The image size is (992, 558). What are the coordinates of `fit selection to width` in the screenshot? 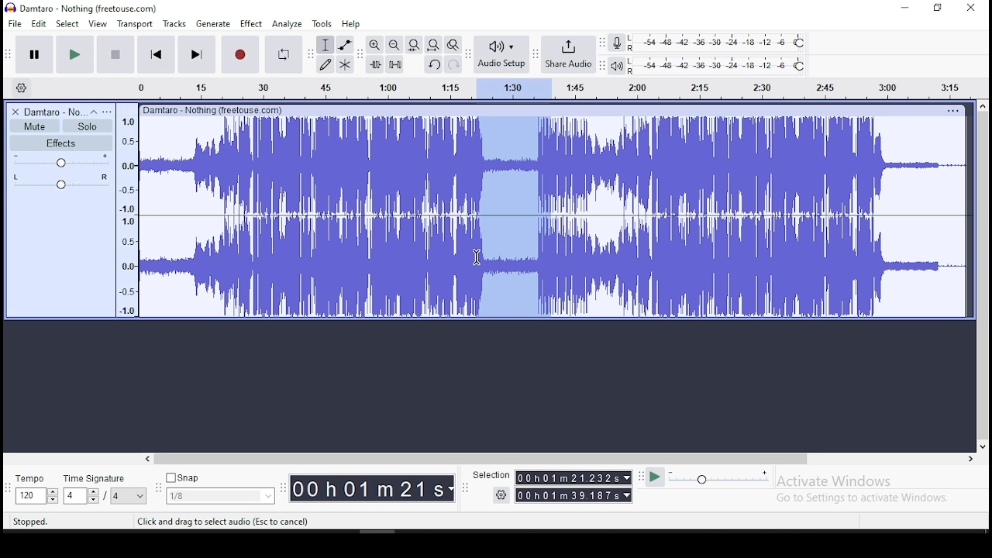 It's located at (413, 43).